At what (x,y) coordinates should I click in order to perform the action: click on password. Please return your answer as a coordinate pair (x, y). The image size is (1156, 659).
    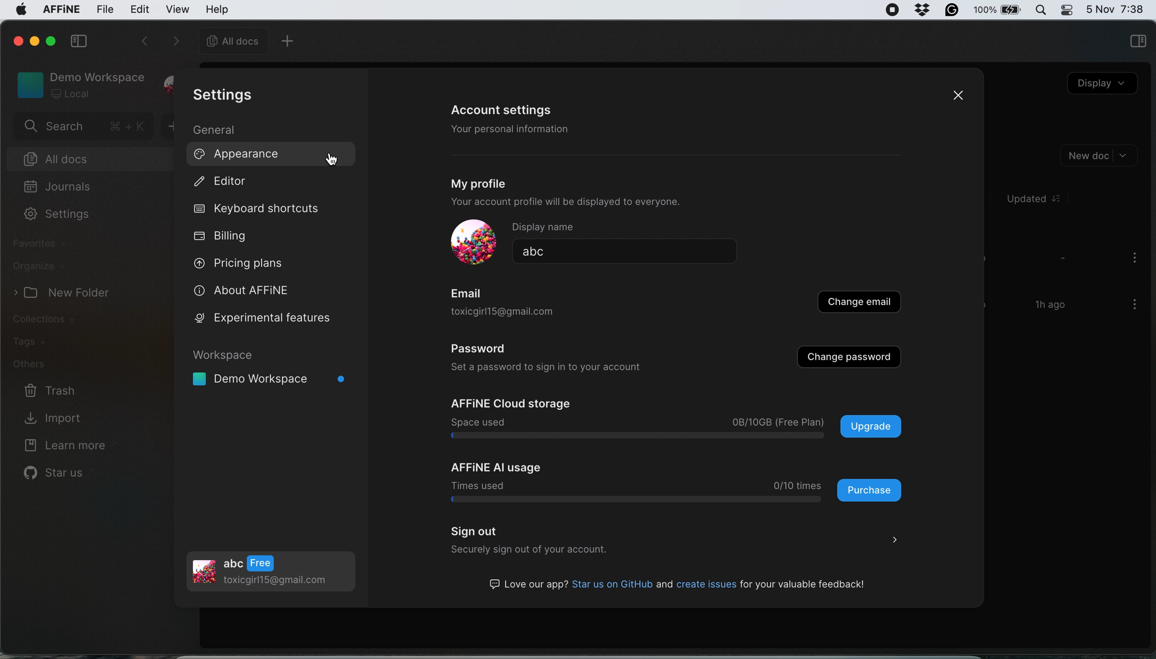
    Looking at the image, I should click on (482, 346).